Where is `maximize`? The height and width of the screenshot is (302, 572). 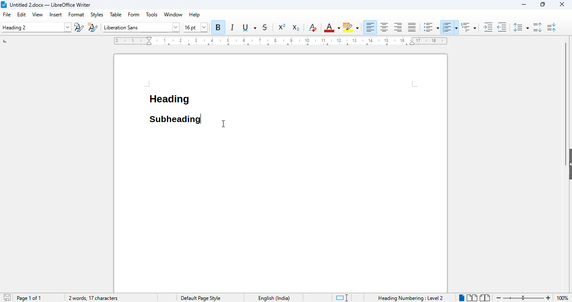
maximize is located at coordinates (543, 4).